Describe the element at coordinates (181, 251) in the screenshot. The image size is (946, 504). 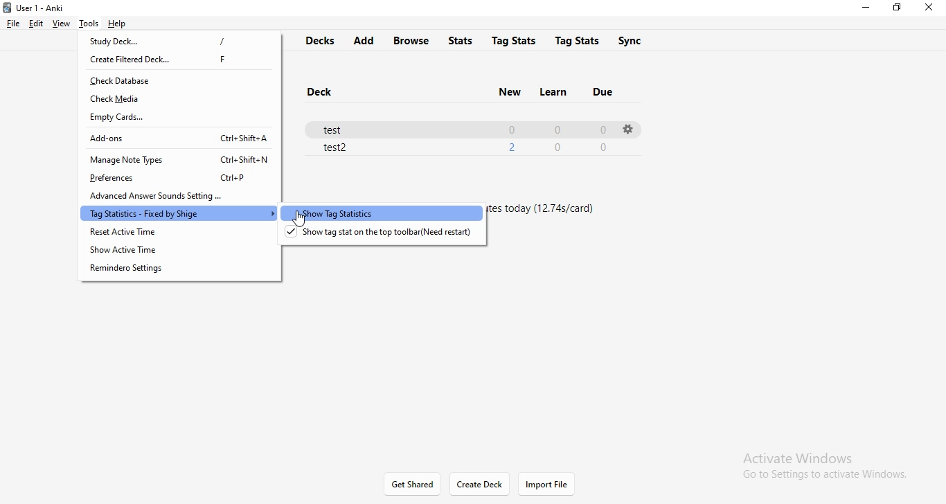
I see `show active time` at that location.